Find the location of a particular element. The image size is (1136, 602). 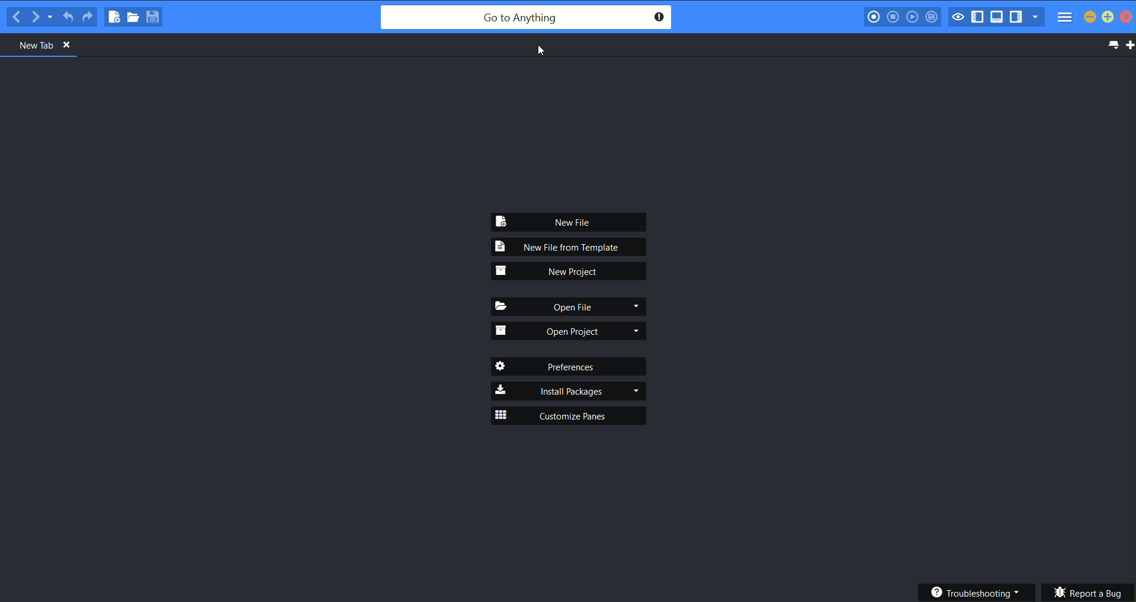

menu is located at coordinates (1066, 17).